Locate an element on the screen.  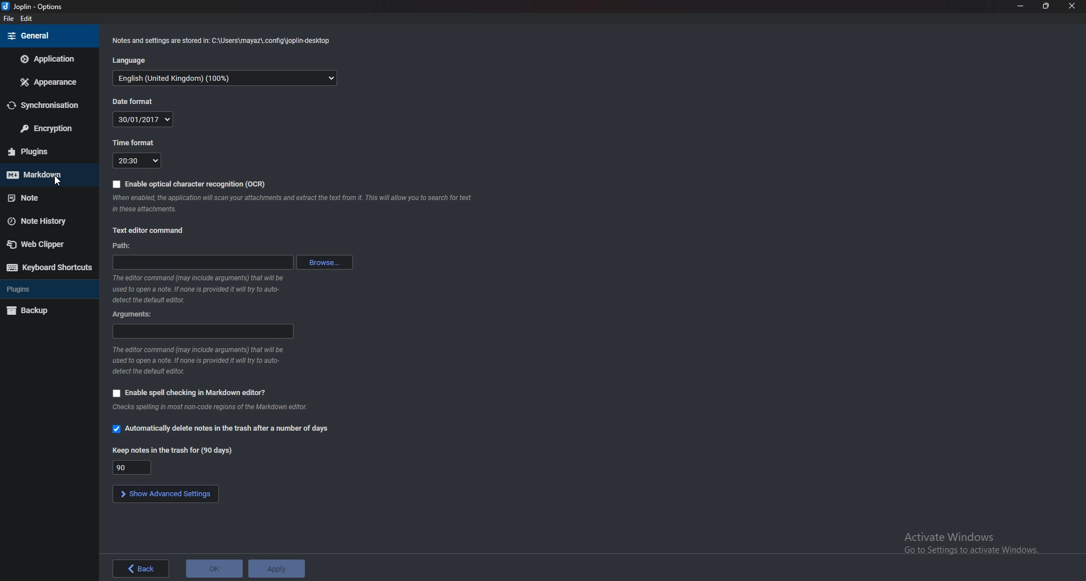
apply is located at coordinates (277, 569).